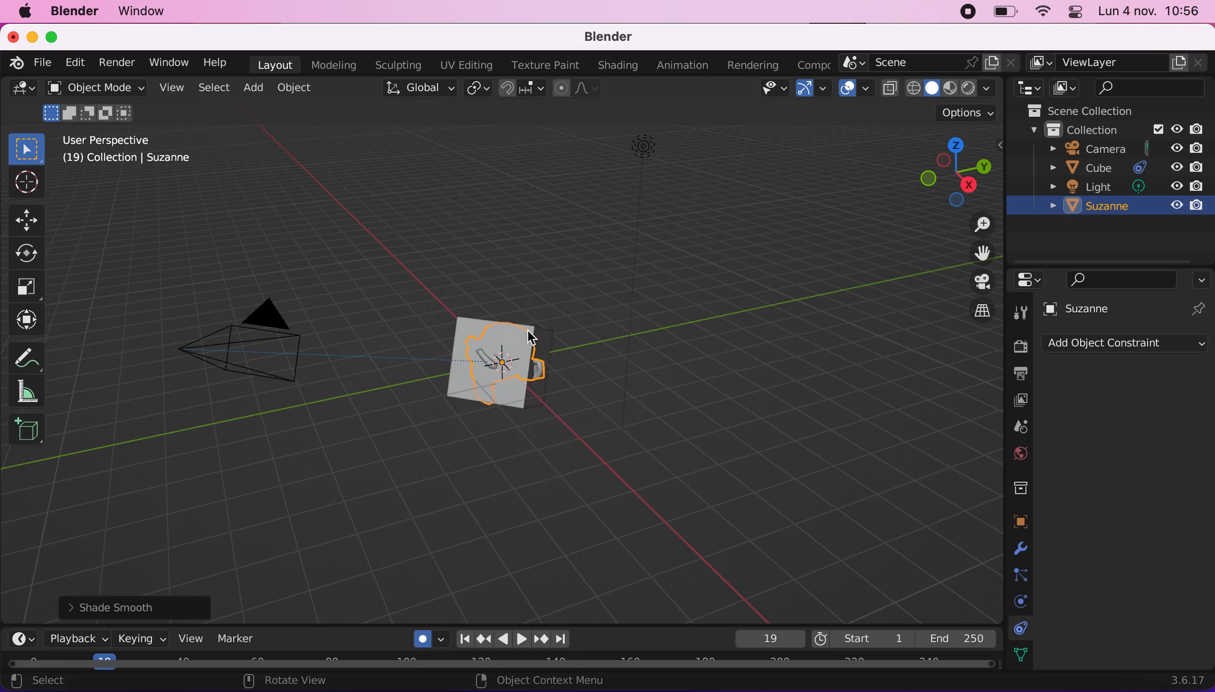  I want to click on add cube, so click(29, 433).